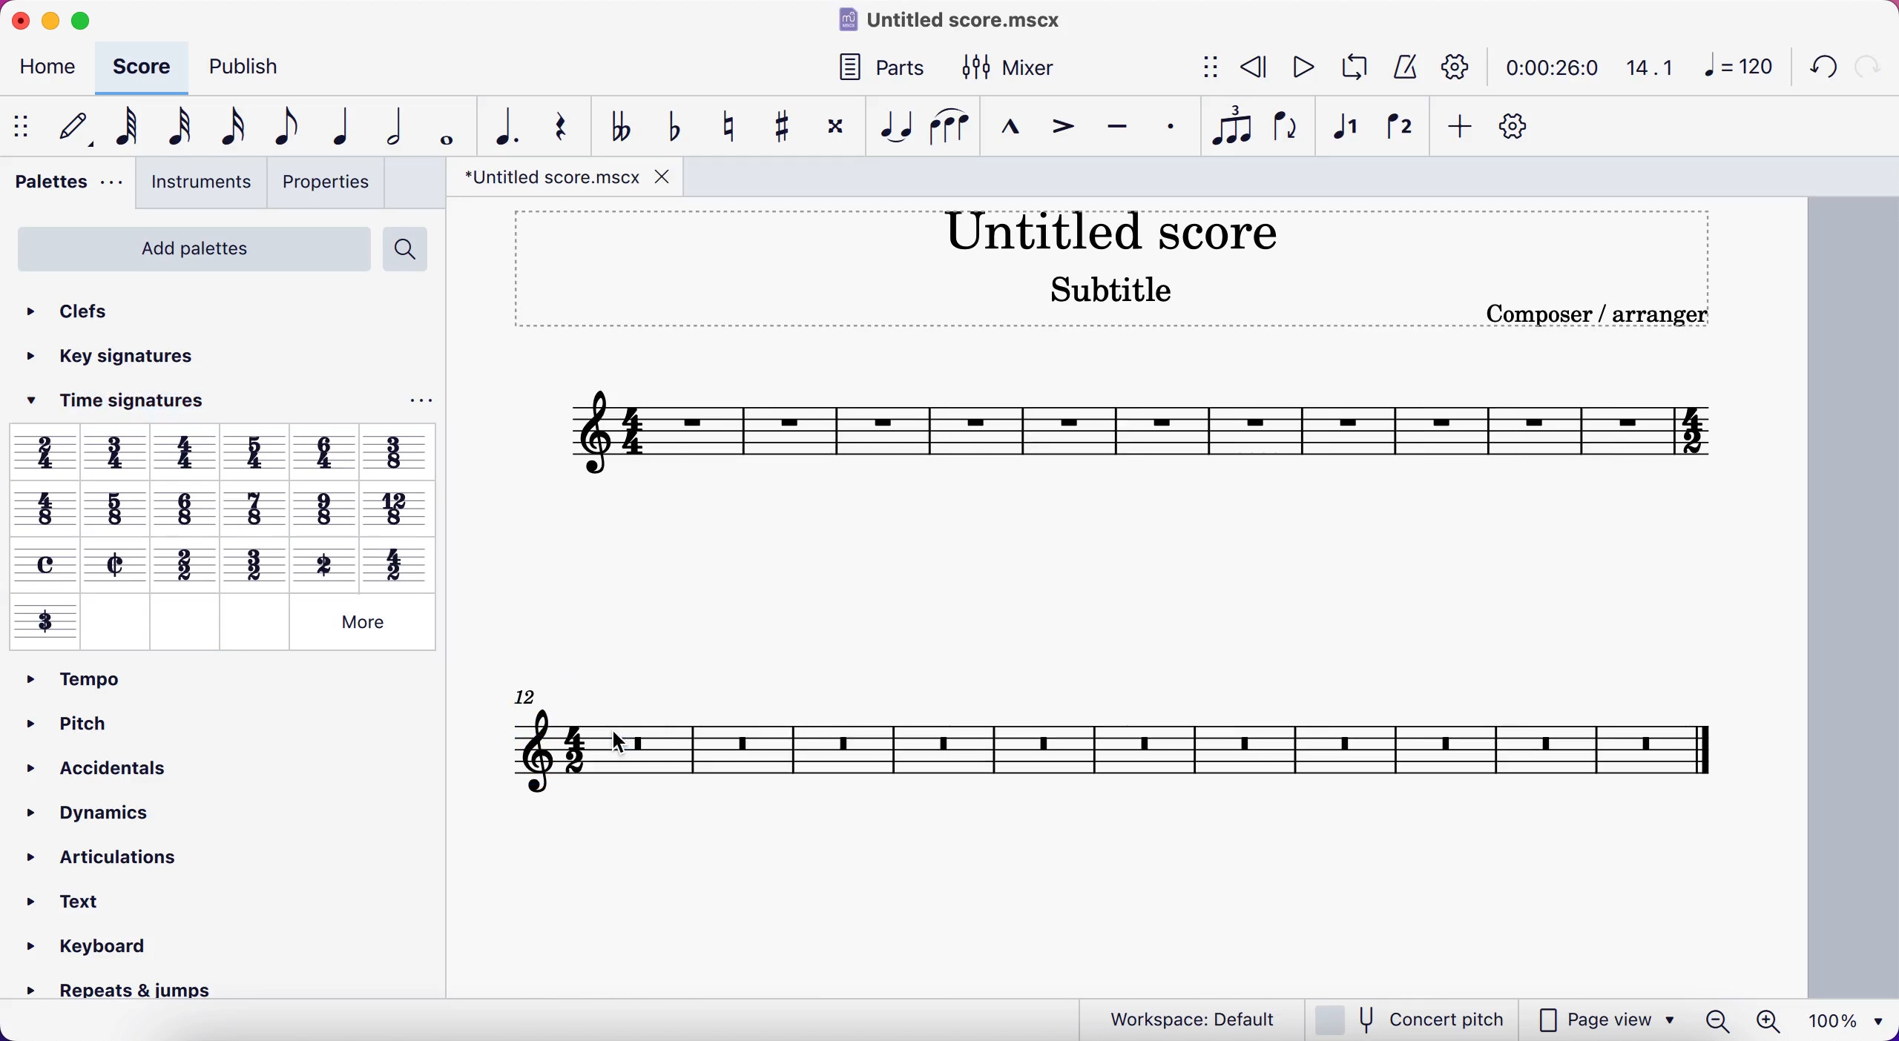 This screenshot has width=1899, height=1041. What do you see at coordinates (1401, 68) in the screenshot?
I see `metronome` at bounding box center [1401, 68].